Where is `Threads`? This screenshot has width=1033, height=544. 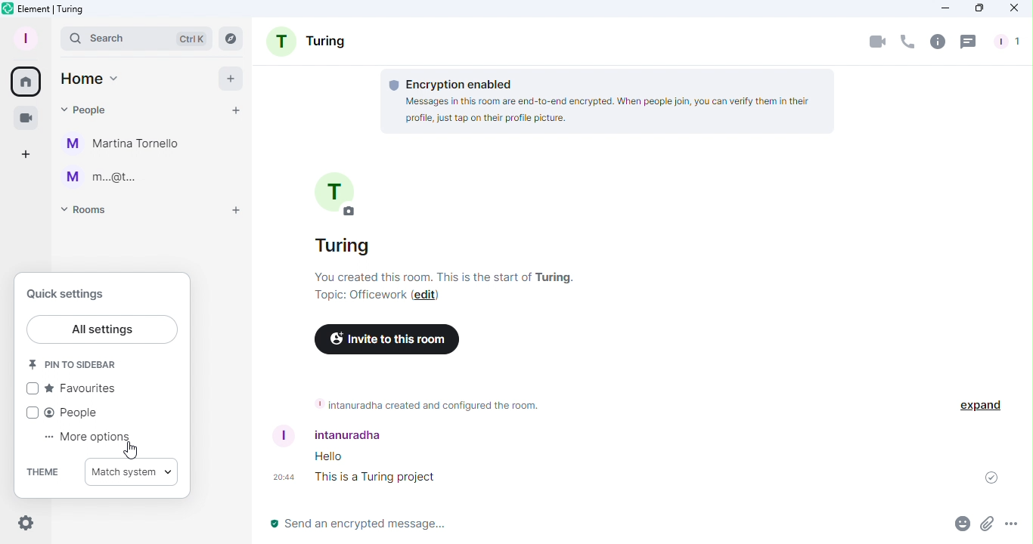
Threads is located at coordinates (969, 42).